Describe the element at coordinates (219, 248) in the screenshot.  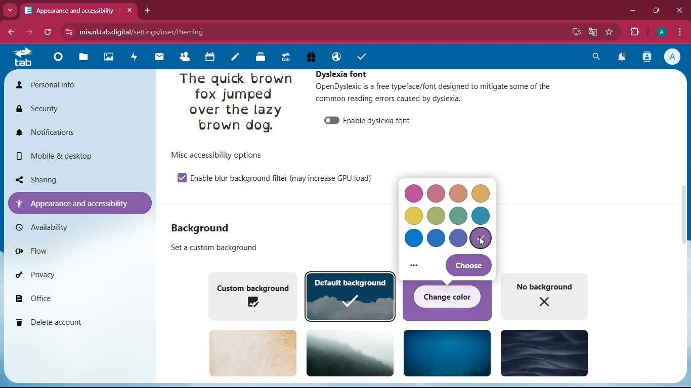
I see `background` at that location.